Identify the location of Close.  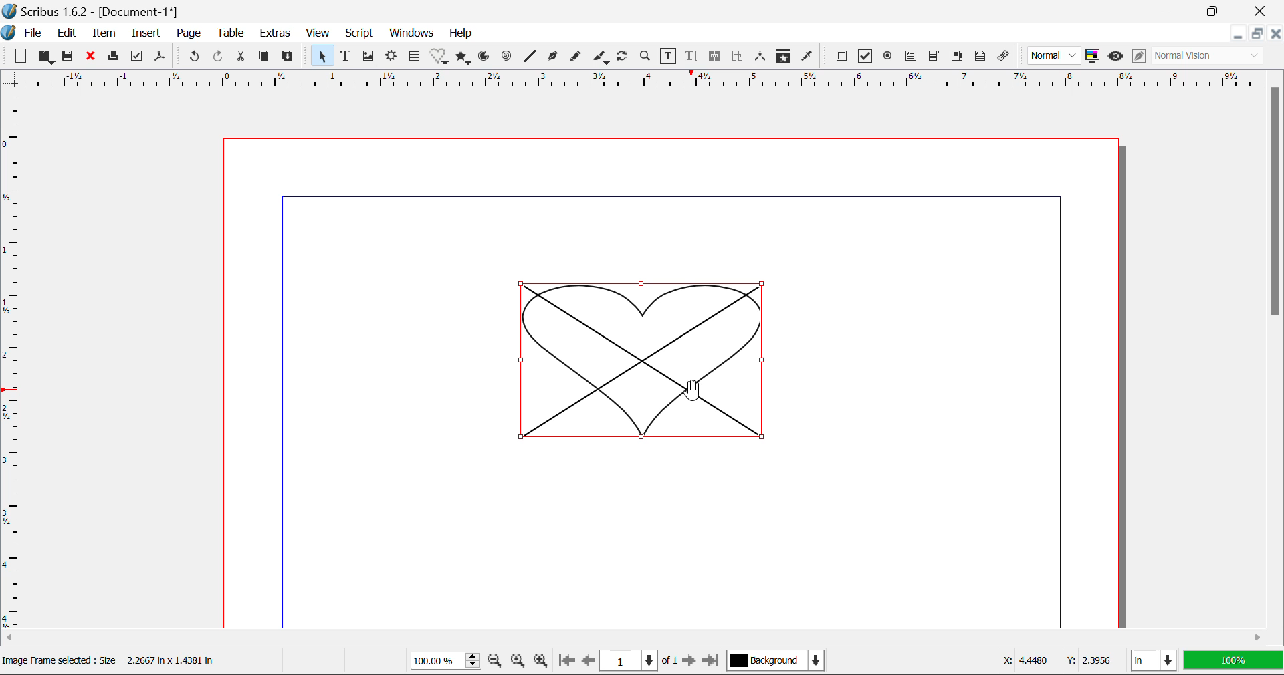
(1276, 35).